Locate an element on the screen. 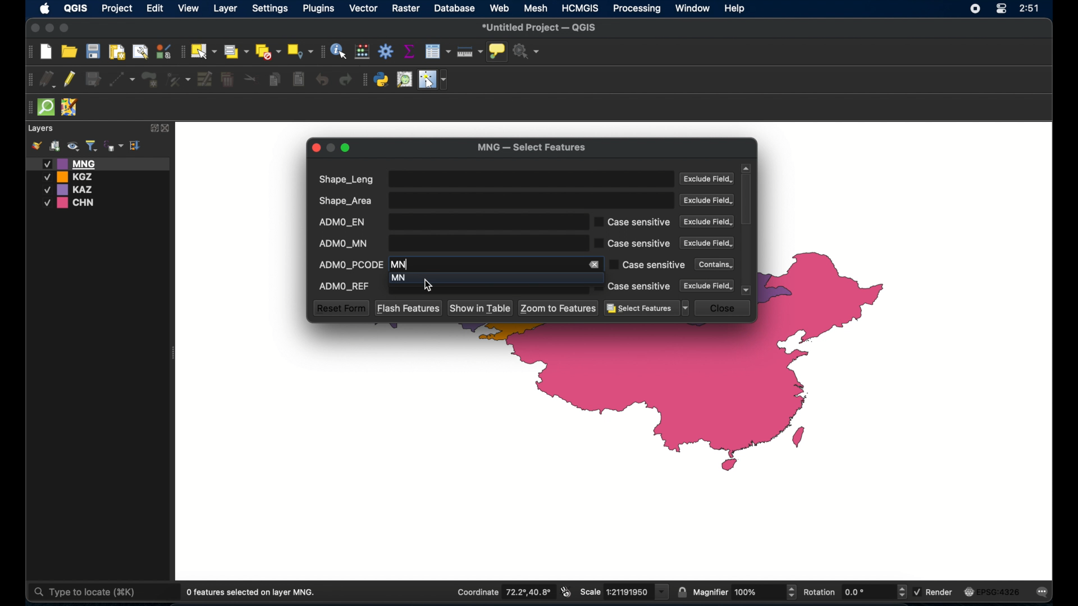  delete selected is located at coordinates (298, 79).